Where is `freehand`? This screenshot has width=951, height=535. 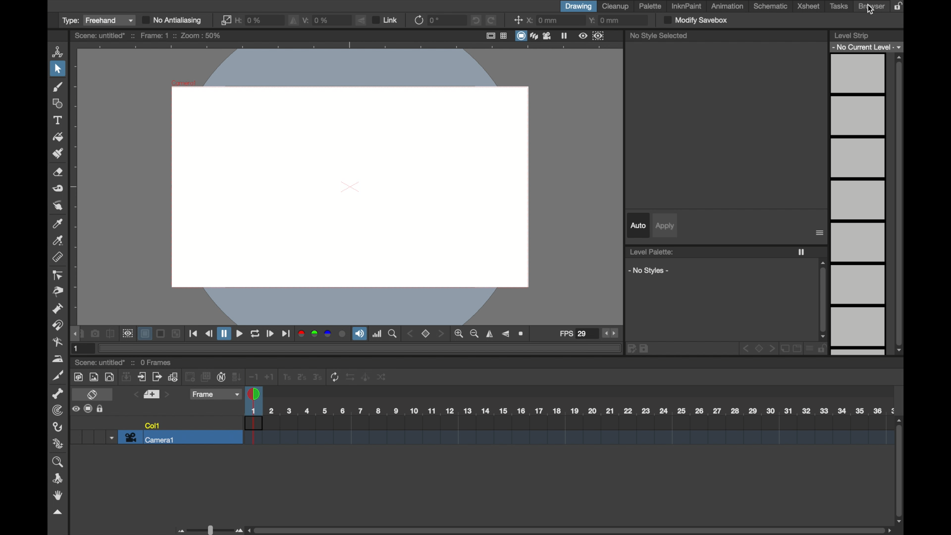 freehand is located at coordinates (110, 20).